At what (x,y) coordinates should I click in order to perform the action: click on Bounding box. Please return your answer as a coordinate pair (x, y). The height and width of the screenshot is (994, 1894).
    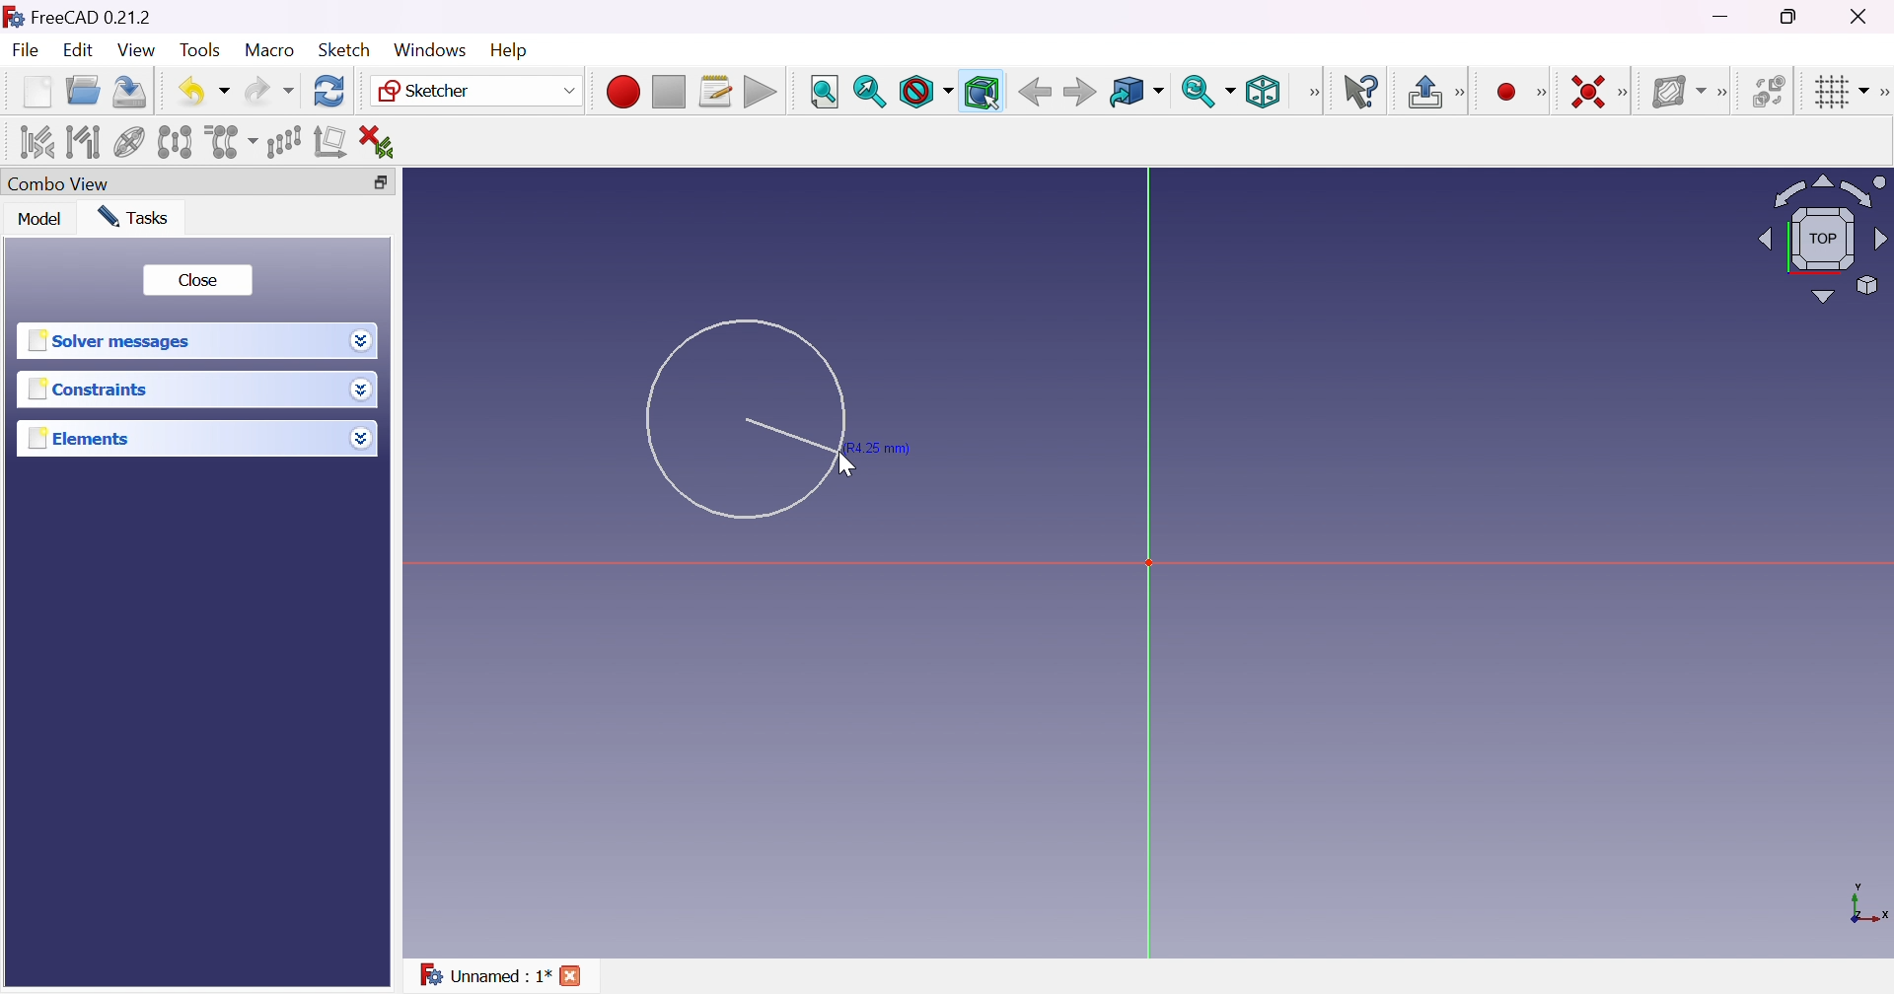
    Looking at the image, I should click on (983, 93).